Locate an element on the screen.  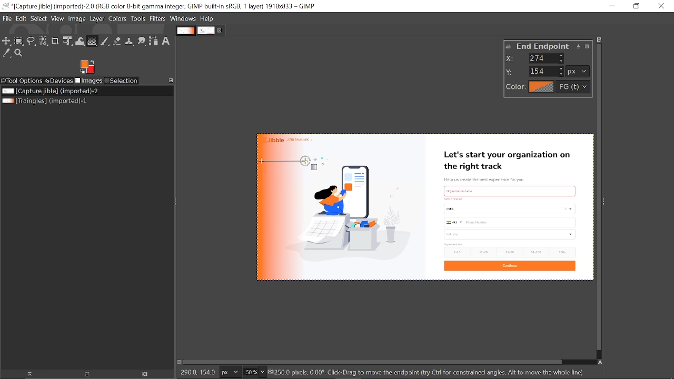
Configure this tab is located at coordinates (171, 81).